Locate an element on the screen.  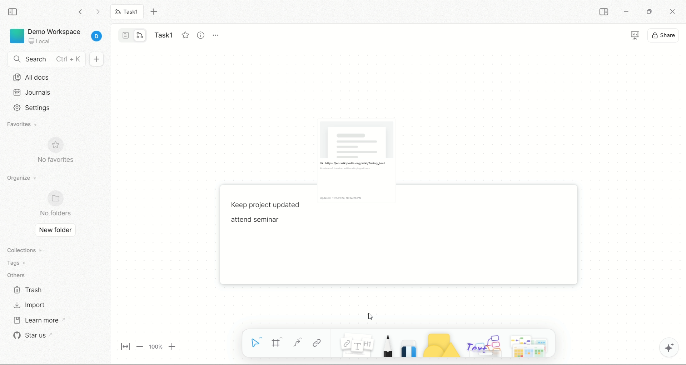
select is located at coordinates (254, 343).